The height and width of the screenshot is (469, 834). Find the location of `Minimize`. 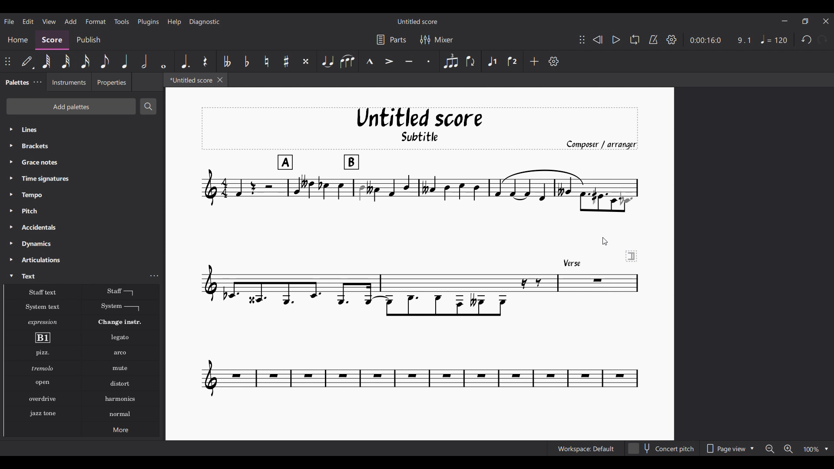

Minimize is located at coordinates (785, 21).